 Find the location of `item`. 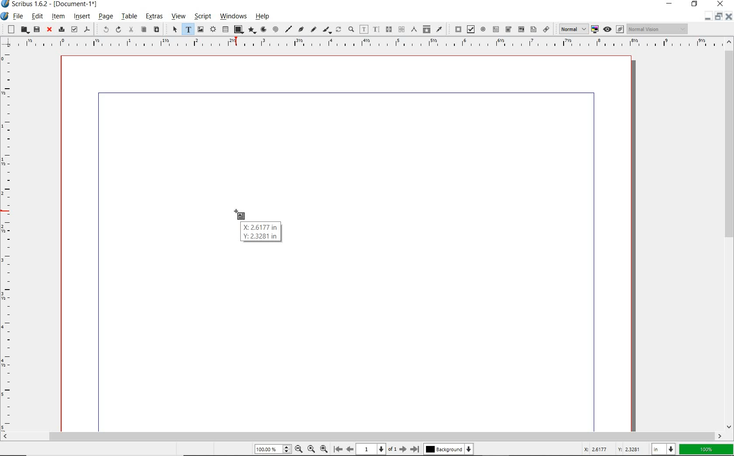

item is located at coordinates (59, 17).